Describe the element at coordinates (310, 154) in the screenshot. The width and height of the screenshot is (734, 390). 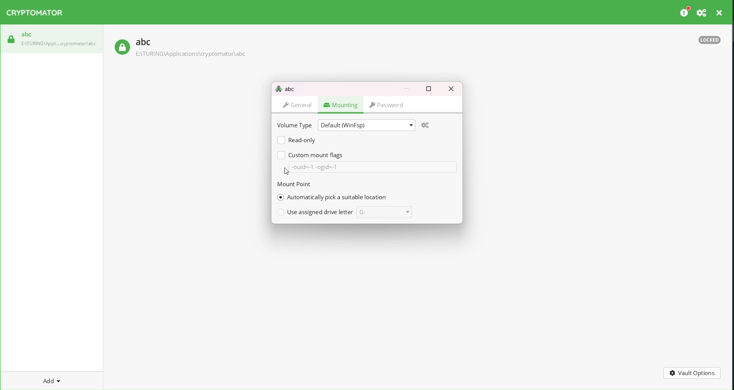
I see `custom mount flags` at that location.